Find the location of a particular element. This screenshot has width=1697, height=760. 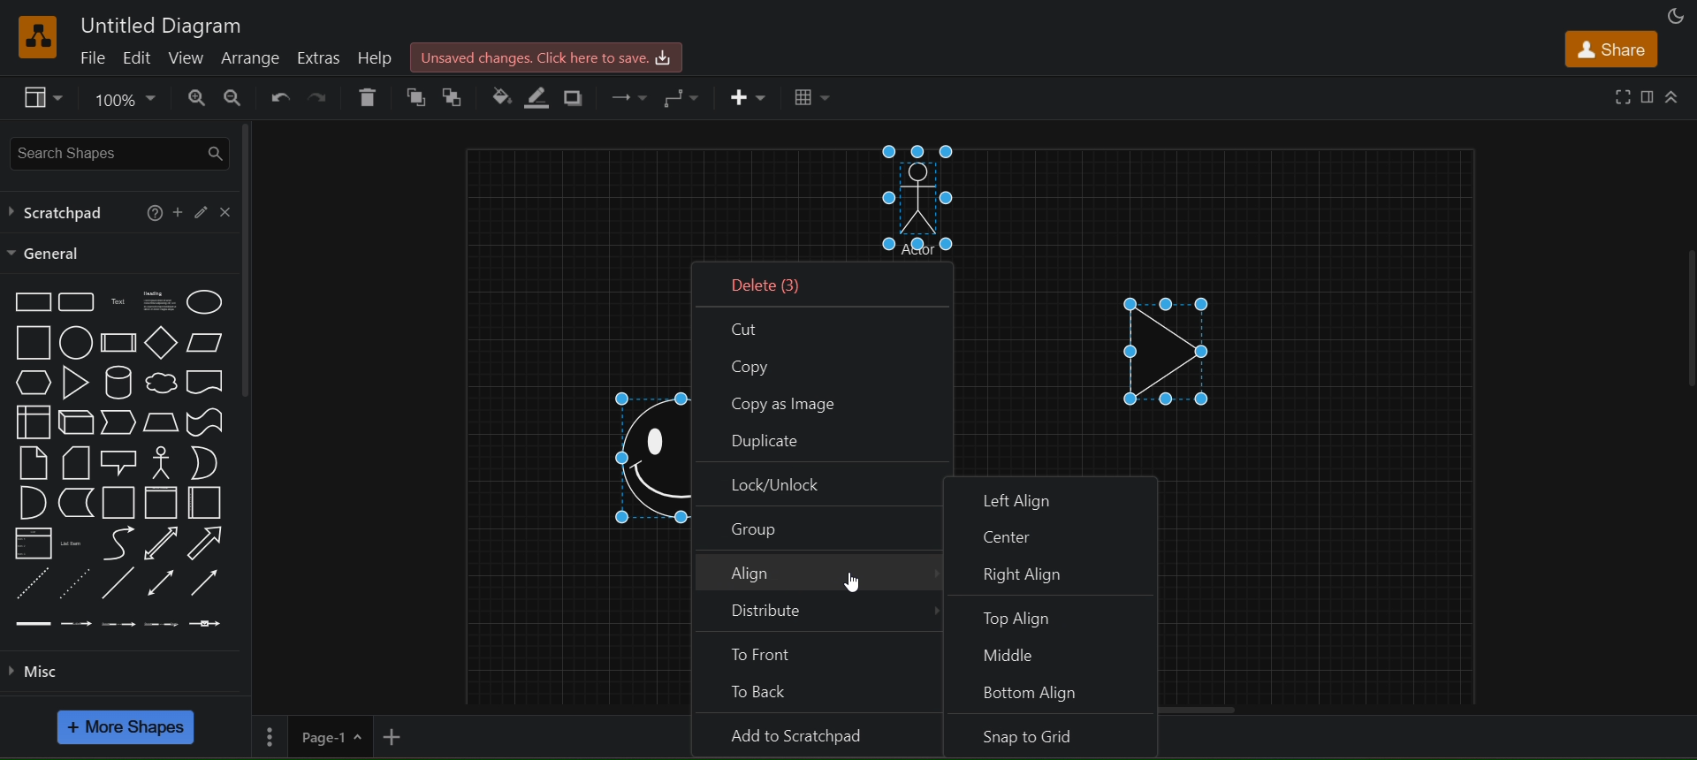

more shapes is located at coordinates (127, 728).